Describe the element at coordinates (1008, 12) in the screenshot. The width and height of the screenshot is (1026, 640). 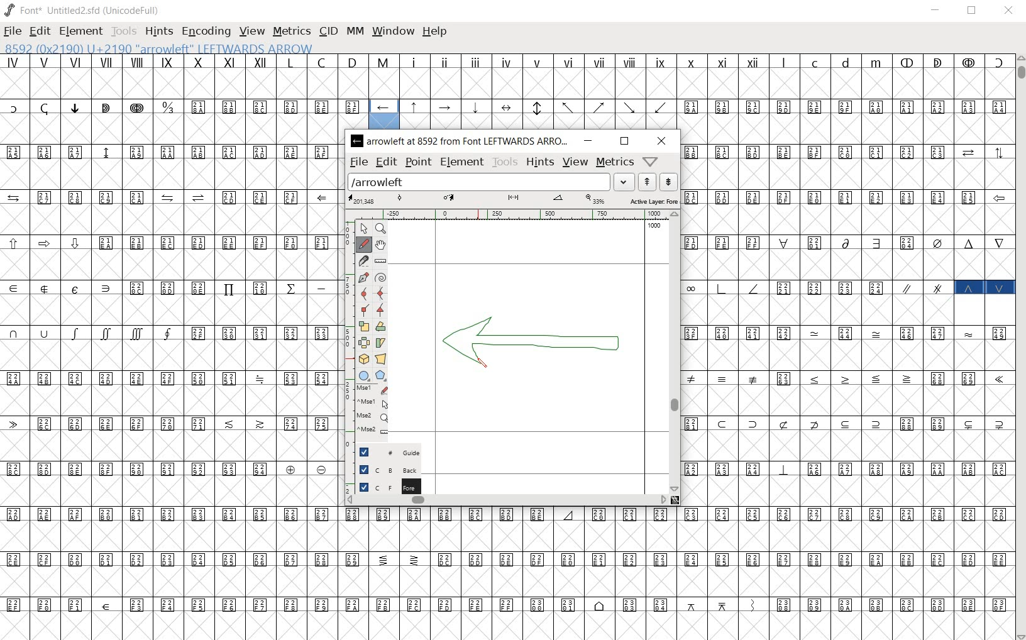
I see `close` at that location.